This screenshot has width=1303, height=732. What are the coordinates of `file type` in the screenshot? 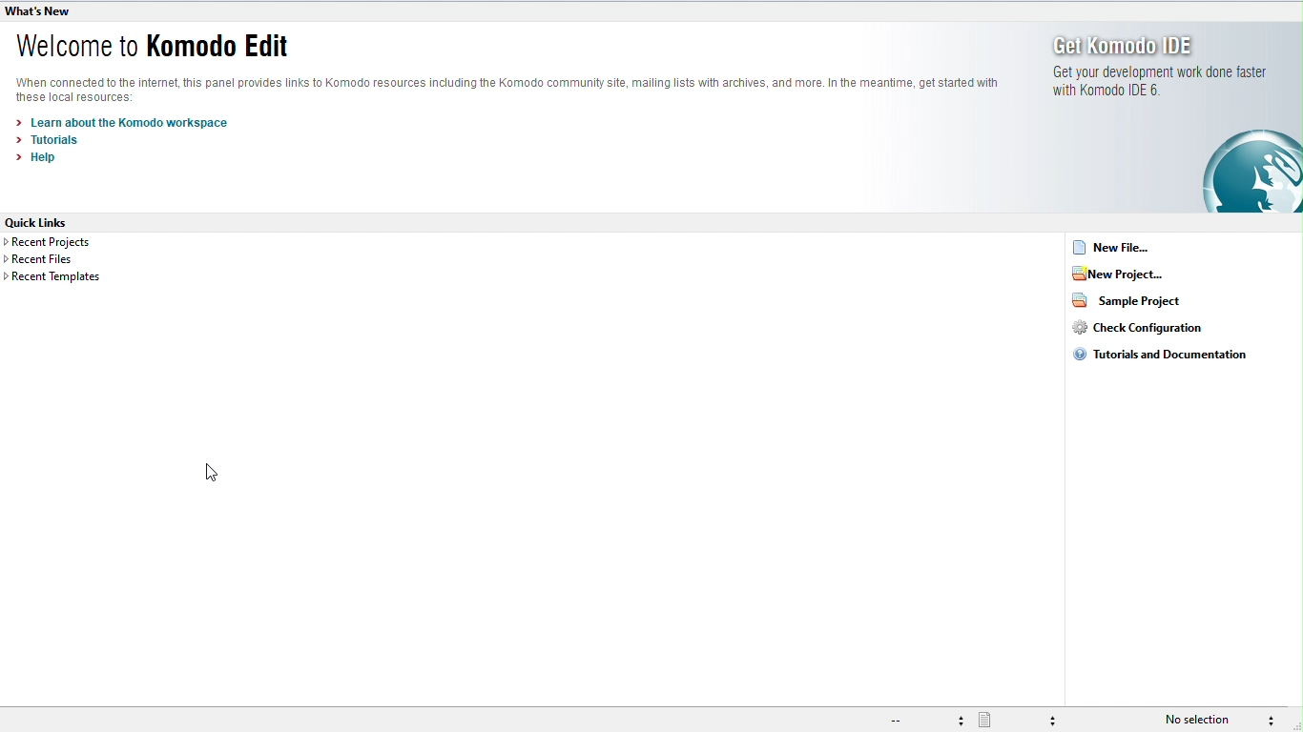 It's located at (1022, 720).